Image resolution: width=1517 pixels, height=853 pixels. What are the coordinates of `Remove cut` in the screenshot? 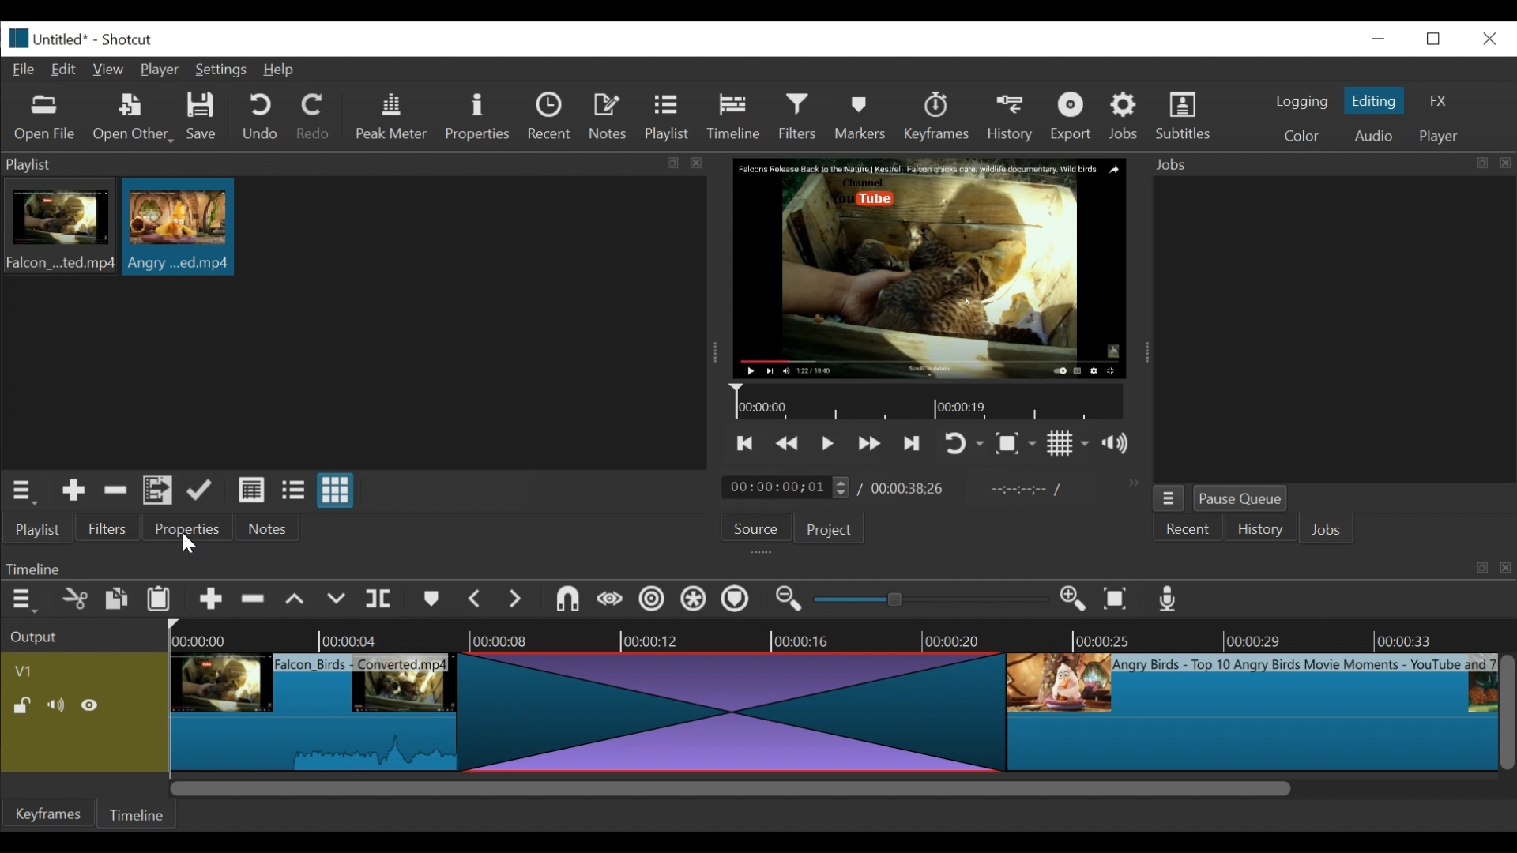 It's located at (255, 602).